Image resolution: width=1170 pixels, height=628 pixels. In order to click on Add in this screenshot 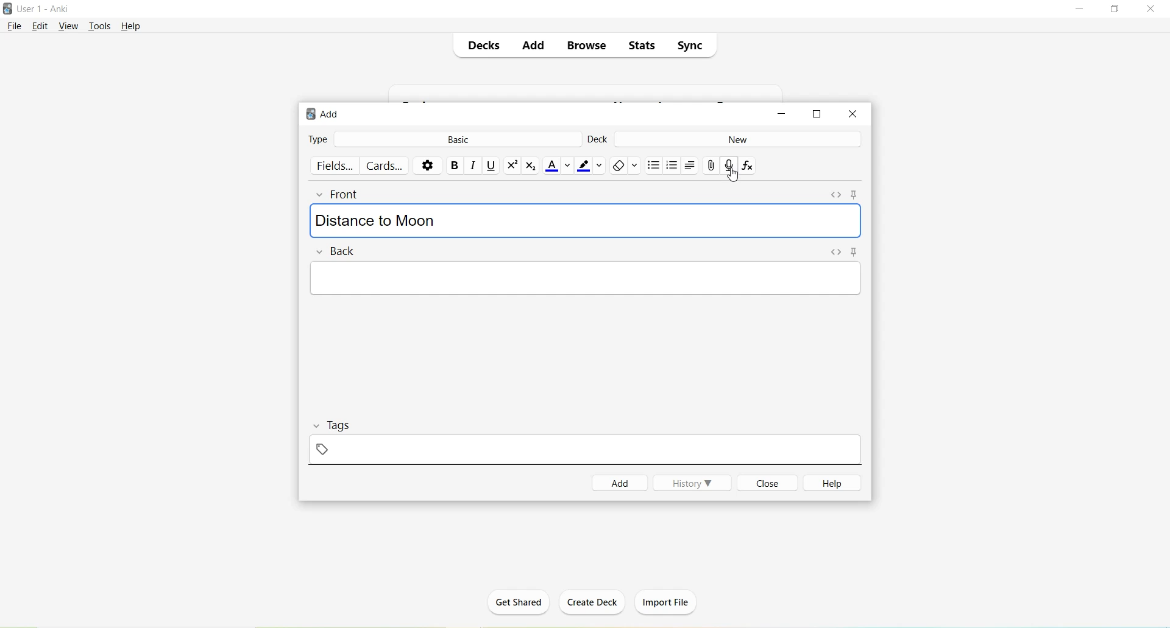, I will do `click(531, 46)`.